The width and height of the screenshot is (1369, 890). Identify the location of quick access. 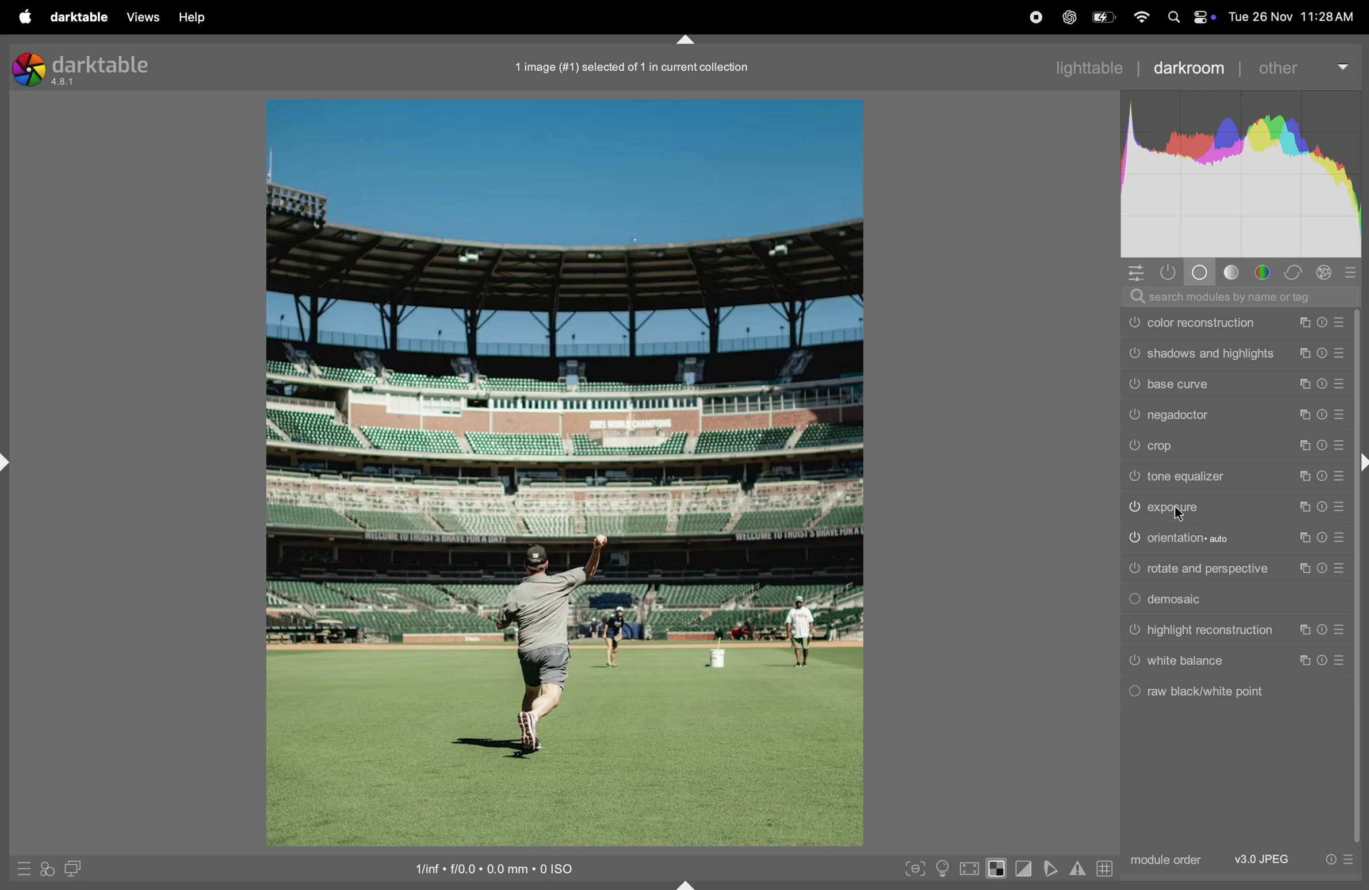
(47, 870).